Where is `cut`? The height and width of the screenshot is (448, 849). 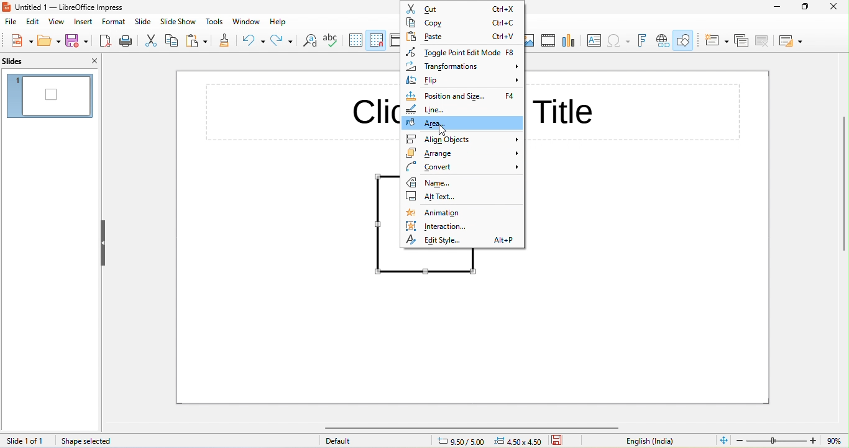 cut is located at coordinates (150, 40).